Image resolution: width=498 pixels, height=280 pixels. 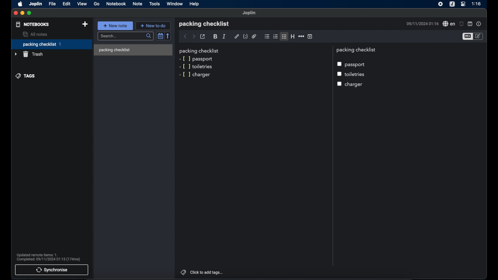 I want to click on control center, so click(x=464, y=4).